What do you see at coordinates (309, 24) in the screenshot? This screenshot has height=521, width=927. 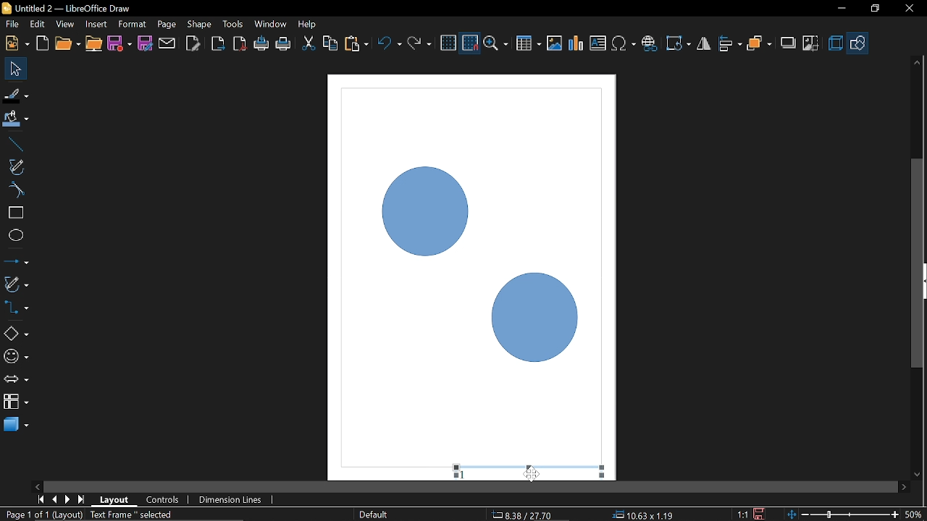 I see `Help` at bounding box center [309, 24].